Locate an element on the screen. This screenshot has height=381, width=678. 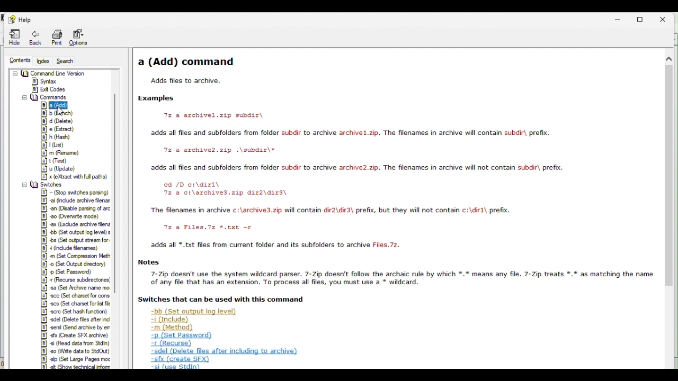
l is located at coordinates (55, 145).